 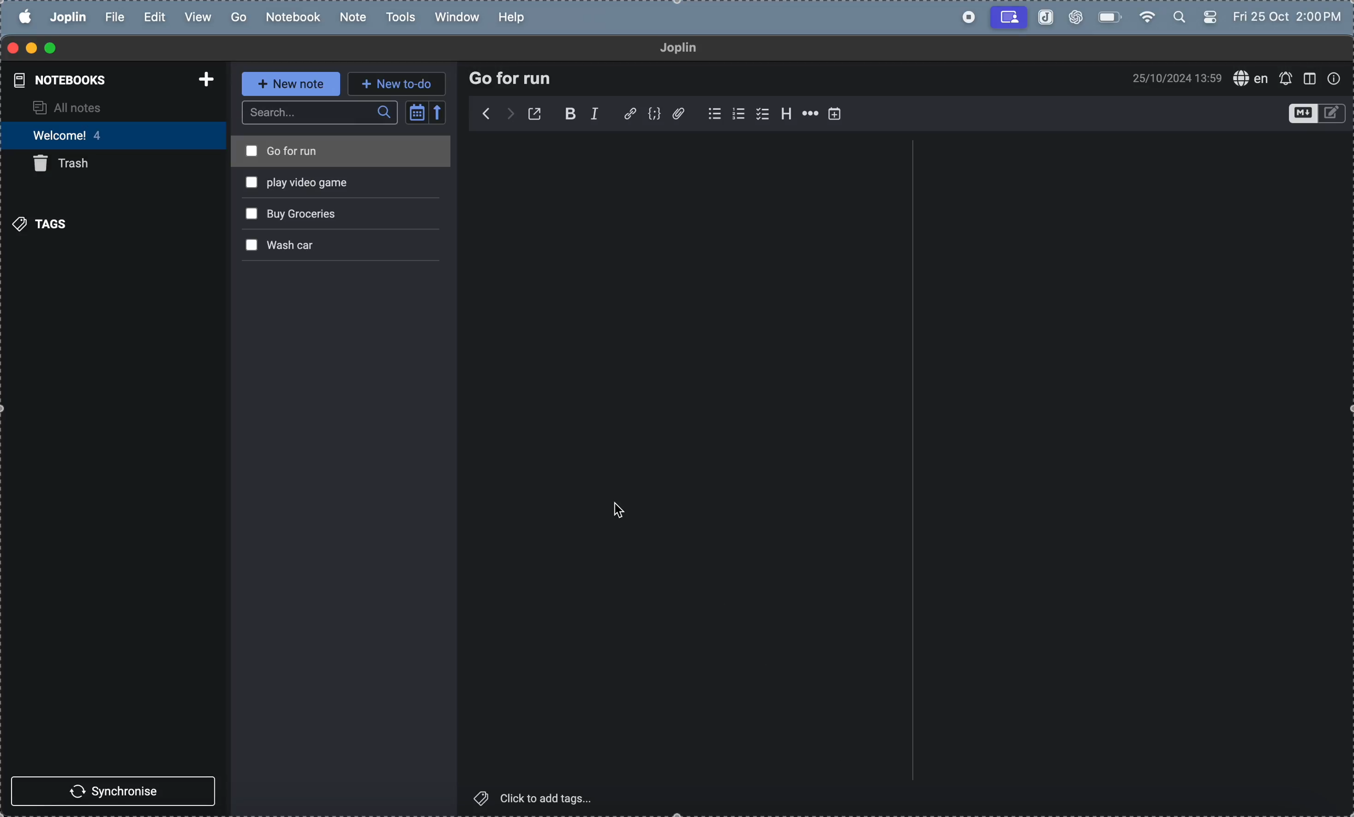 I want to click on create alert, so click(x=1286, y=80).